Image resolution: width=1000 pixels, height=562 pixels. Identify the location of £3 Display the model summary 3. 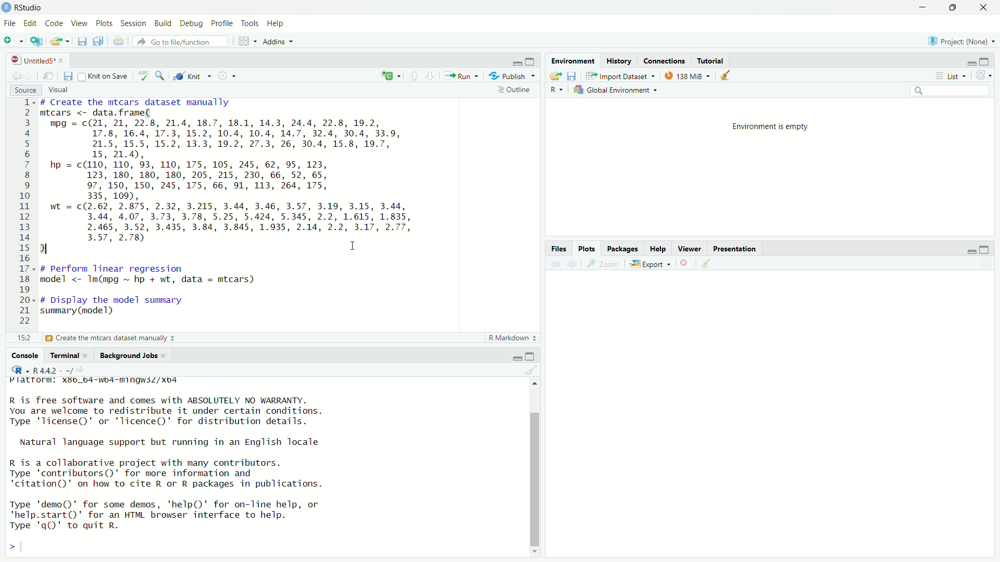
(97, 339).